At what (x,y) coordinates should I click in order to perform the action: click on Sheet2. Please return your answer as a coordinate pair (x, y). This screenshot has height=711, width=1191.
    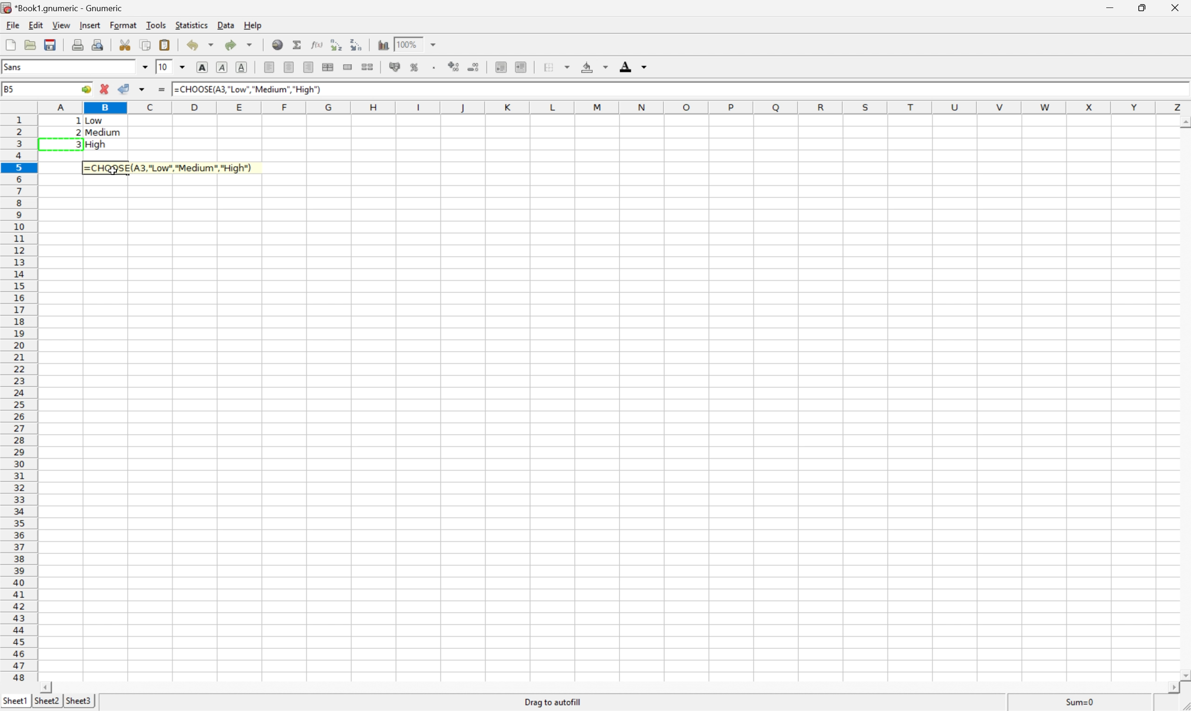
    Looking at the image, I should click on (47, 701).